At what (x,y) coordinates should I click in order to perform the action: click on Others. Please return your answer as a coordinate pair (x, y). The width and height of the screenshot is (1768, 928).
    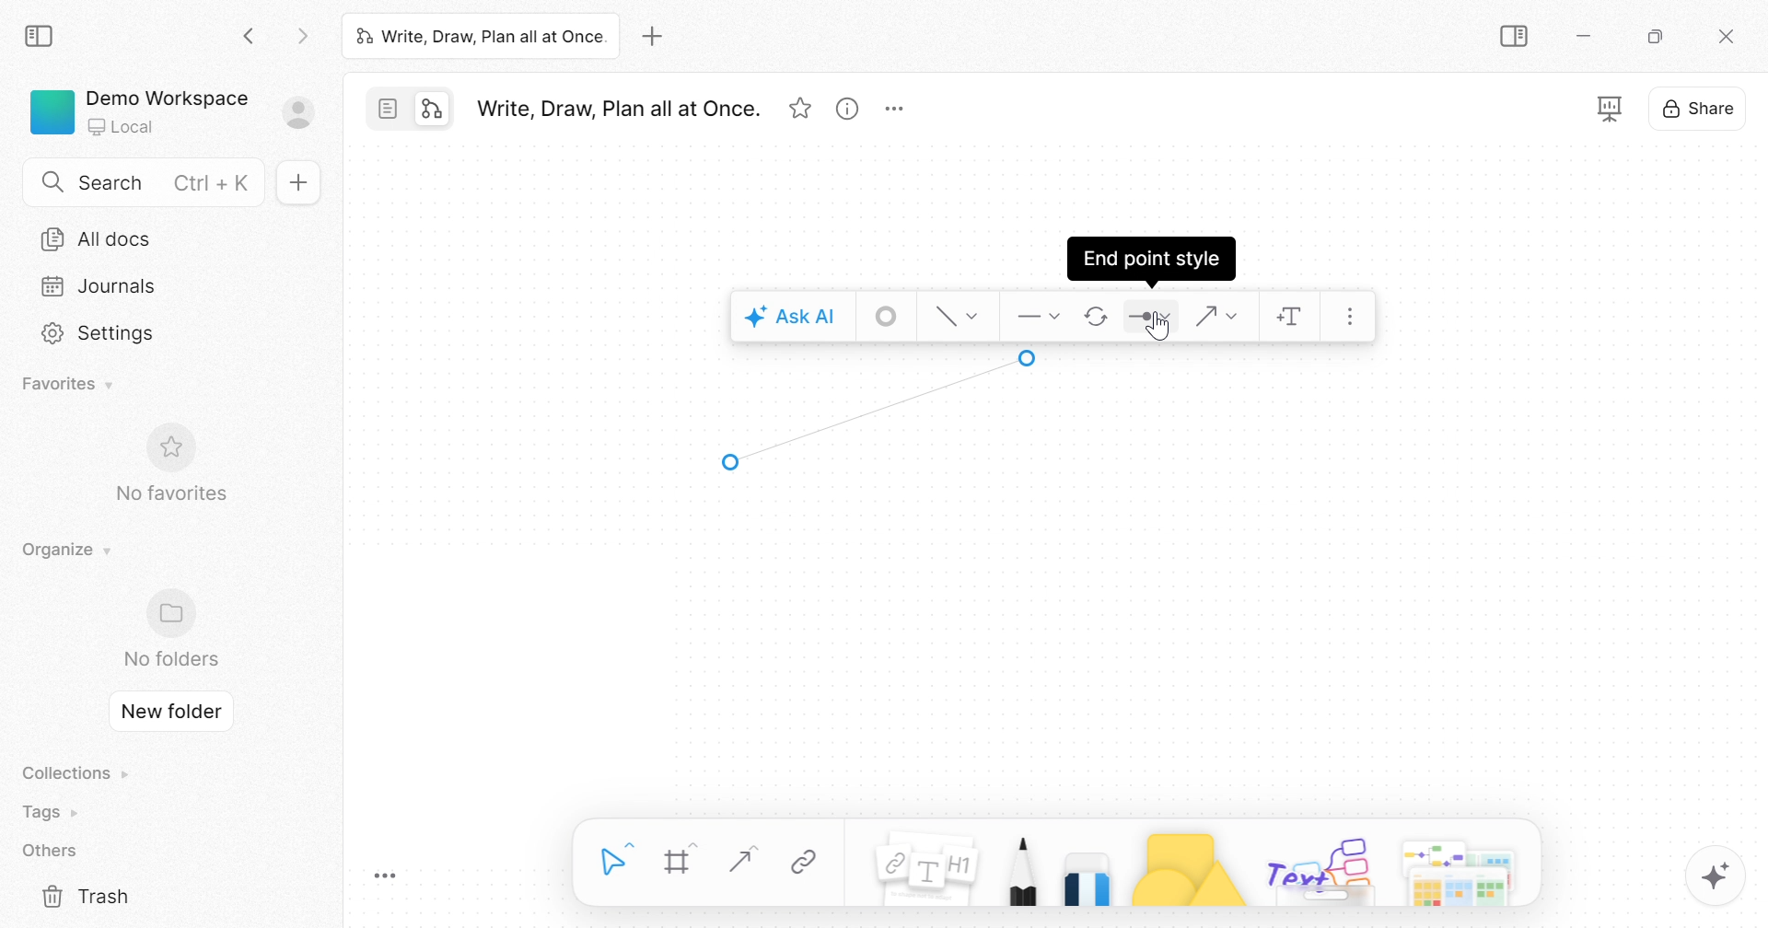
    Looking at the image, I should click on (50, 852).